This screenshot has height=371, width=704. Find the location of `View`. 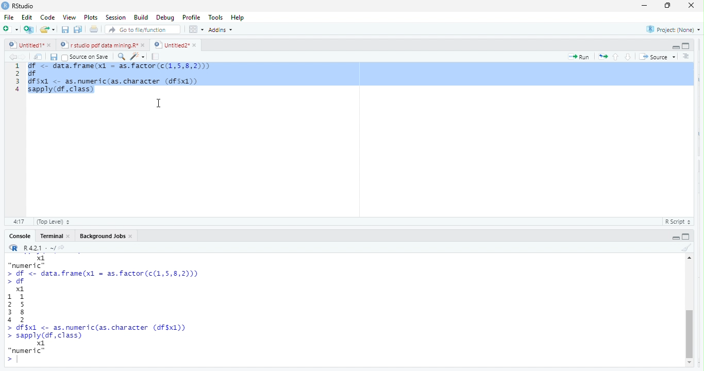

View is located at coordinates (70, 17).